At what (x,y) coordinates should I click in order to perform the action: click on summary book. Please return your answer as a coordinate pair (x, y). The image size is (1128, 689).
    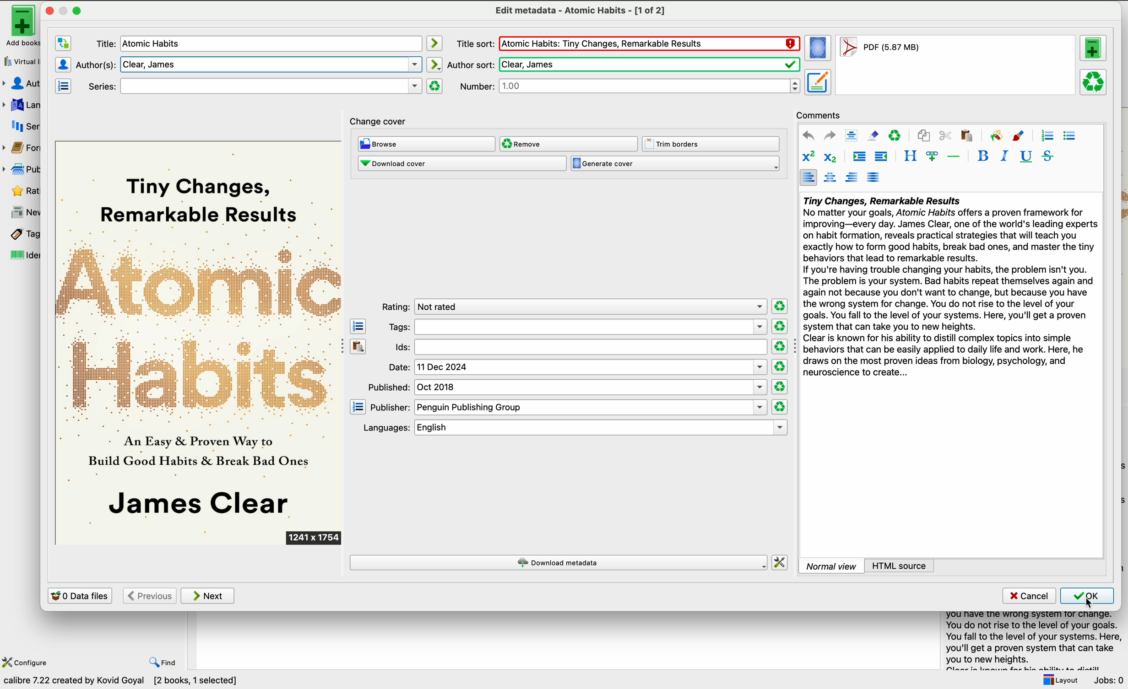
    Looking at the image, I should click on (1030, 639).